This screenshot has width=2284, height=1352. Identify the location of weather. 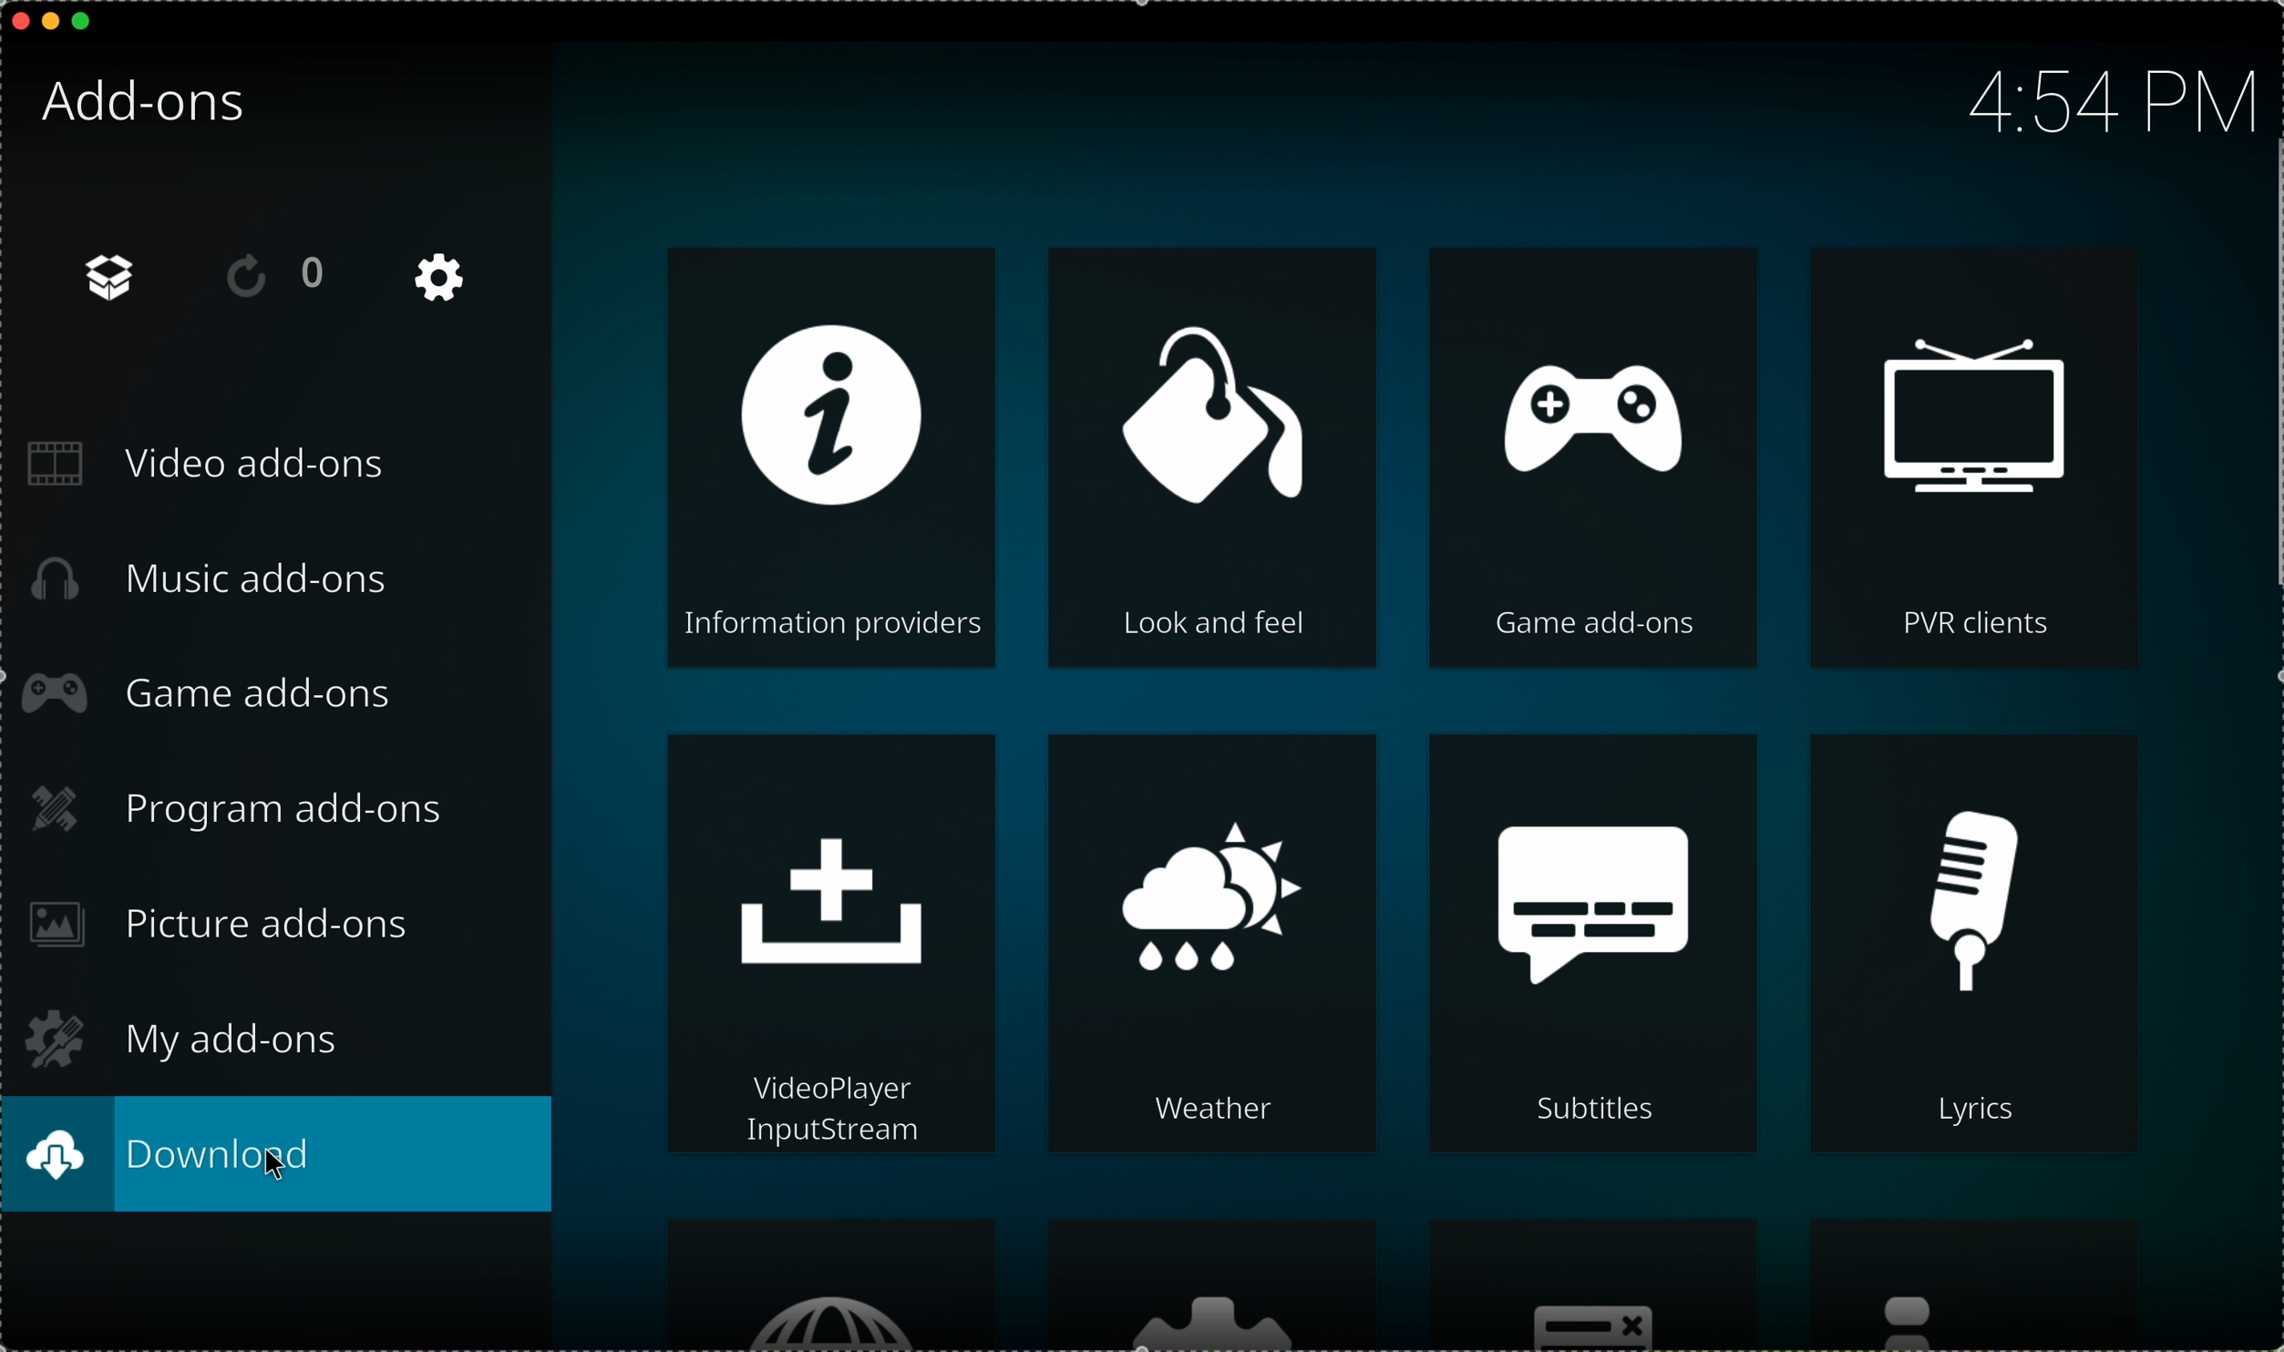
(1212, 945).